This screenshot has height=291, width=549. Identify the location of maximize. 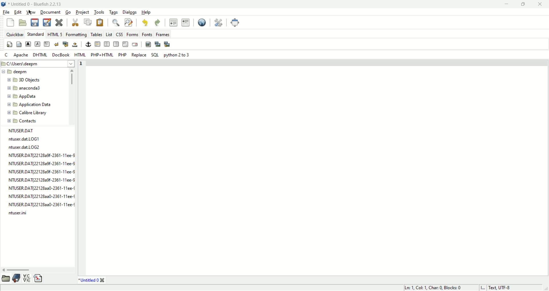
(524, 4).